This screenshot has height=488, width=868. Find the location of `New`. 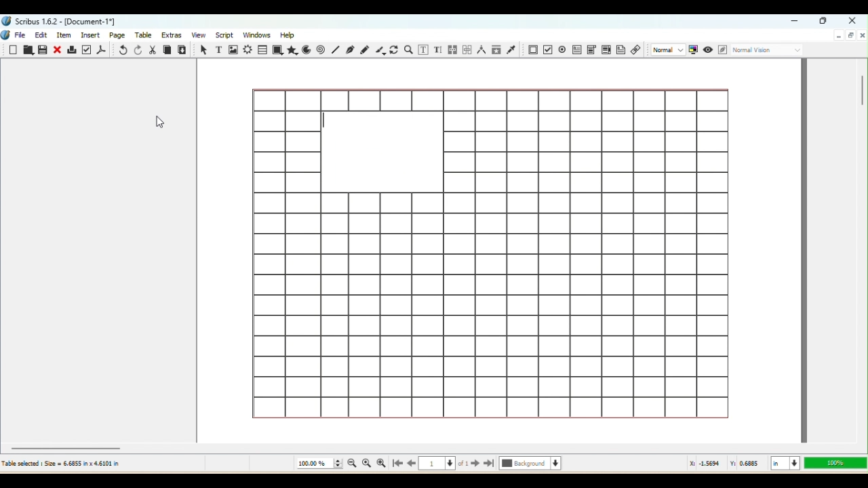

New is located at coordinates (14, 50).